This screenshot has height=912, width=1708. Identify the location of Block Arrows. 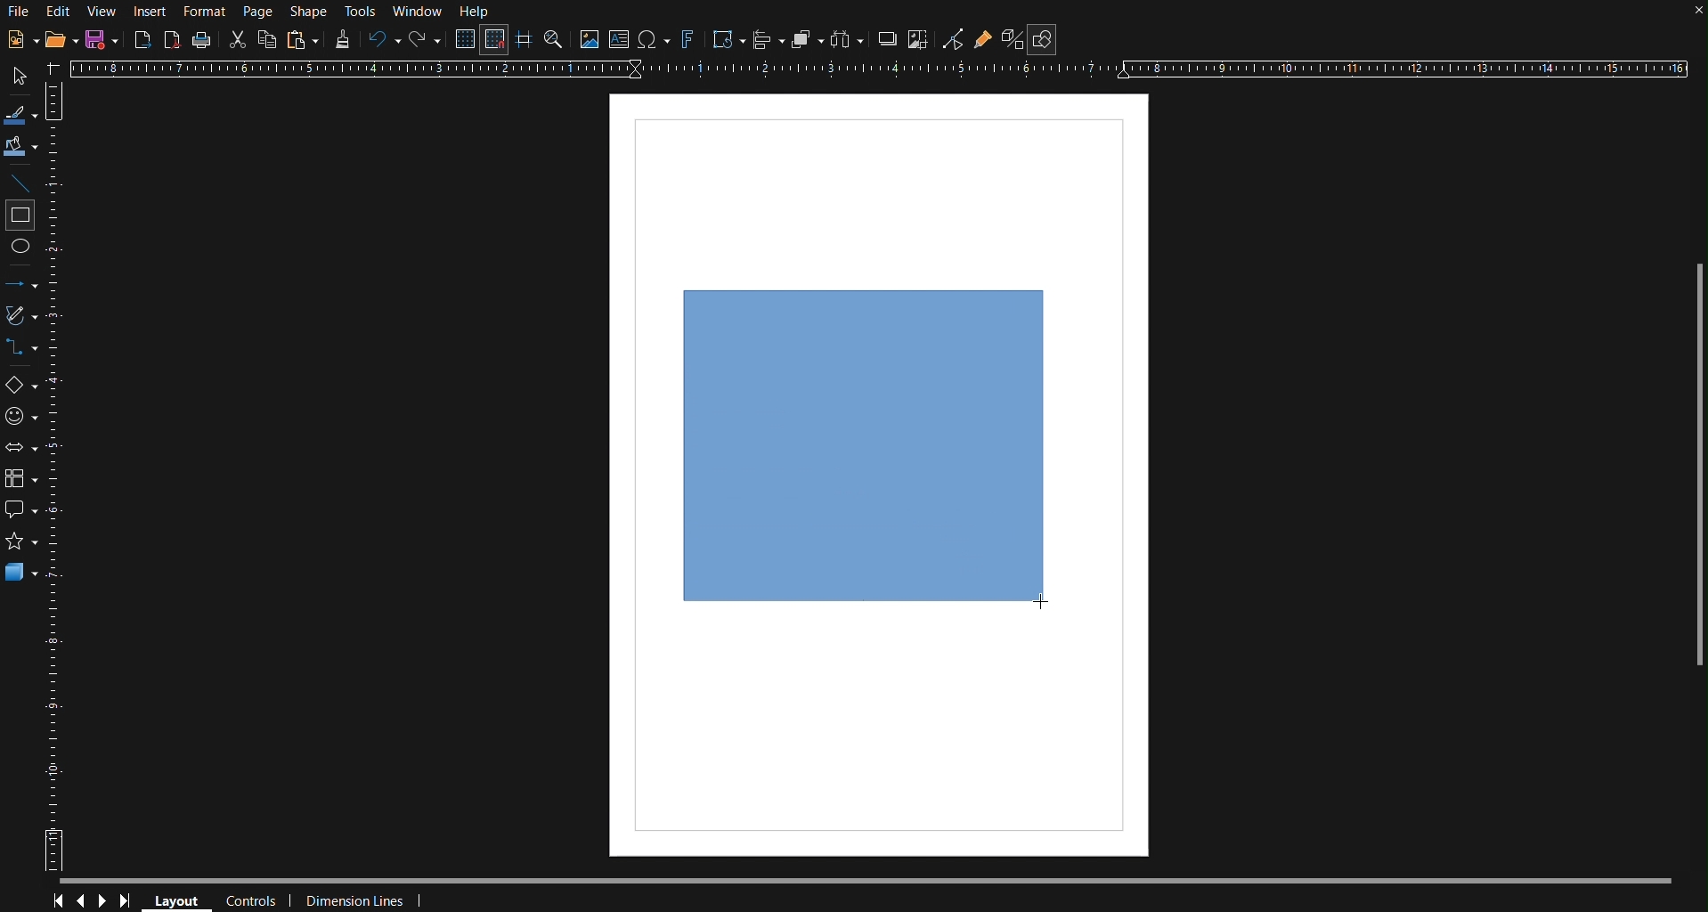
(22, 450).